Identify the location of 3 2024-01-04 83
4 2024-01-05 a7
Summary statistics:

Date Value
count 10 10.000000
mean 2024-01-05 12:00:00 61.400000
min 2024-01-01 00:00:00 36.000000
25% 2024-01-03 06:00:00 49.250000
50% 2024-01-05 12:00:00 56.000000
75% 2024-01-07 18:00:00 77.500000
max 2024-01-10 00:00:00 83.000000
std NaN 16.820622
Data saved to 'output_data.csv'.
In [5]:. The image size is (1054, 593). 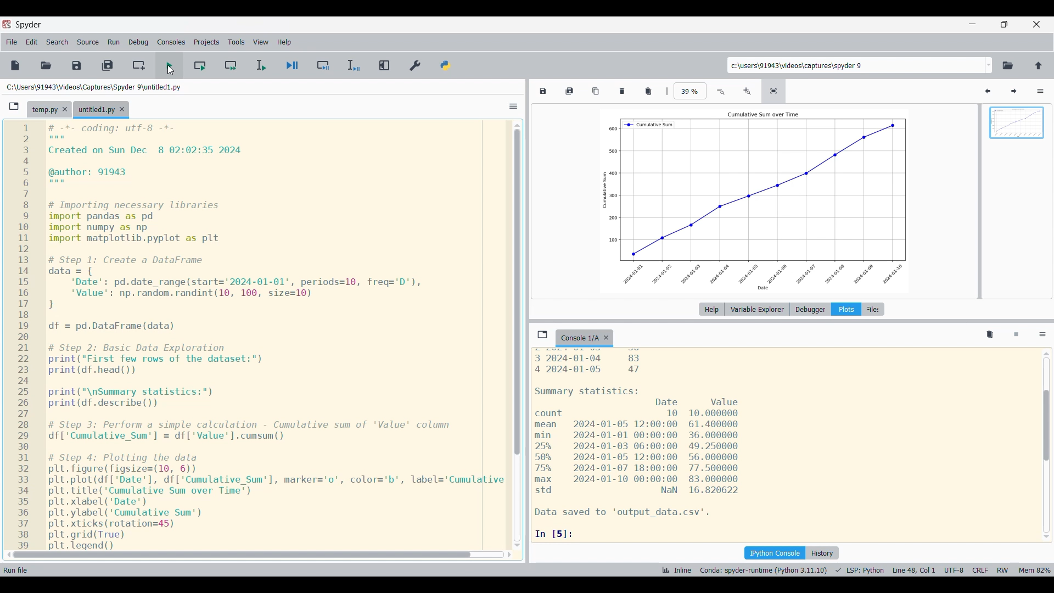
(783, 442).